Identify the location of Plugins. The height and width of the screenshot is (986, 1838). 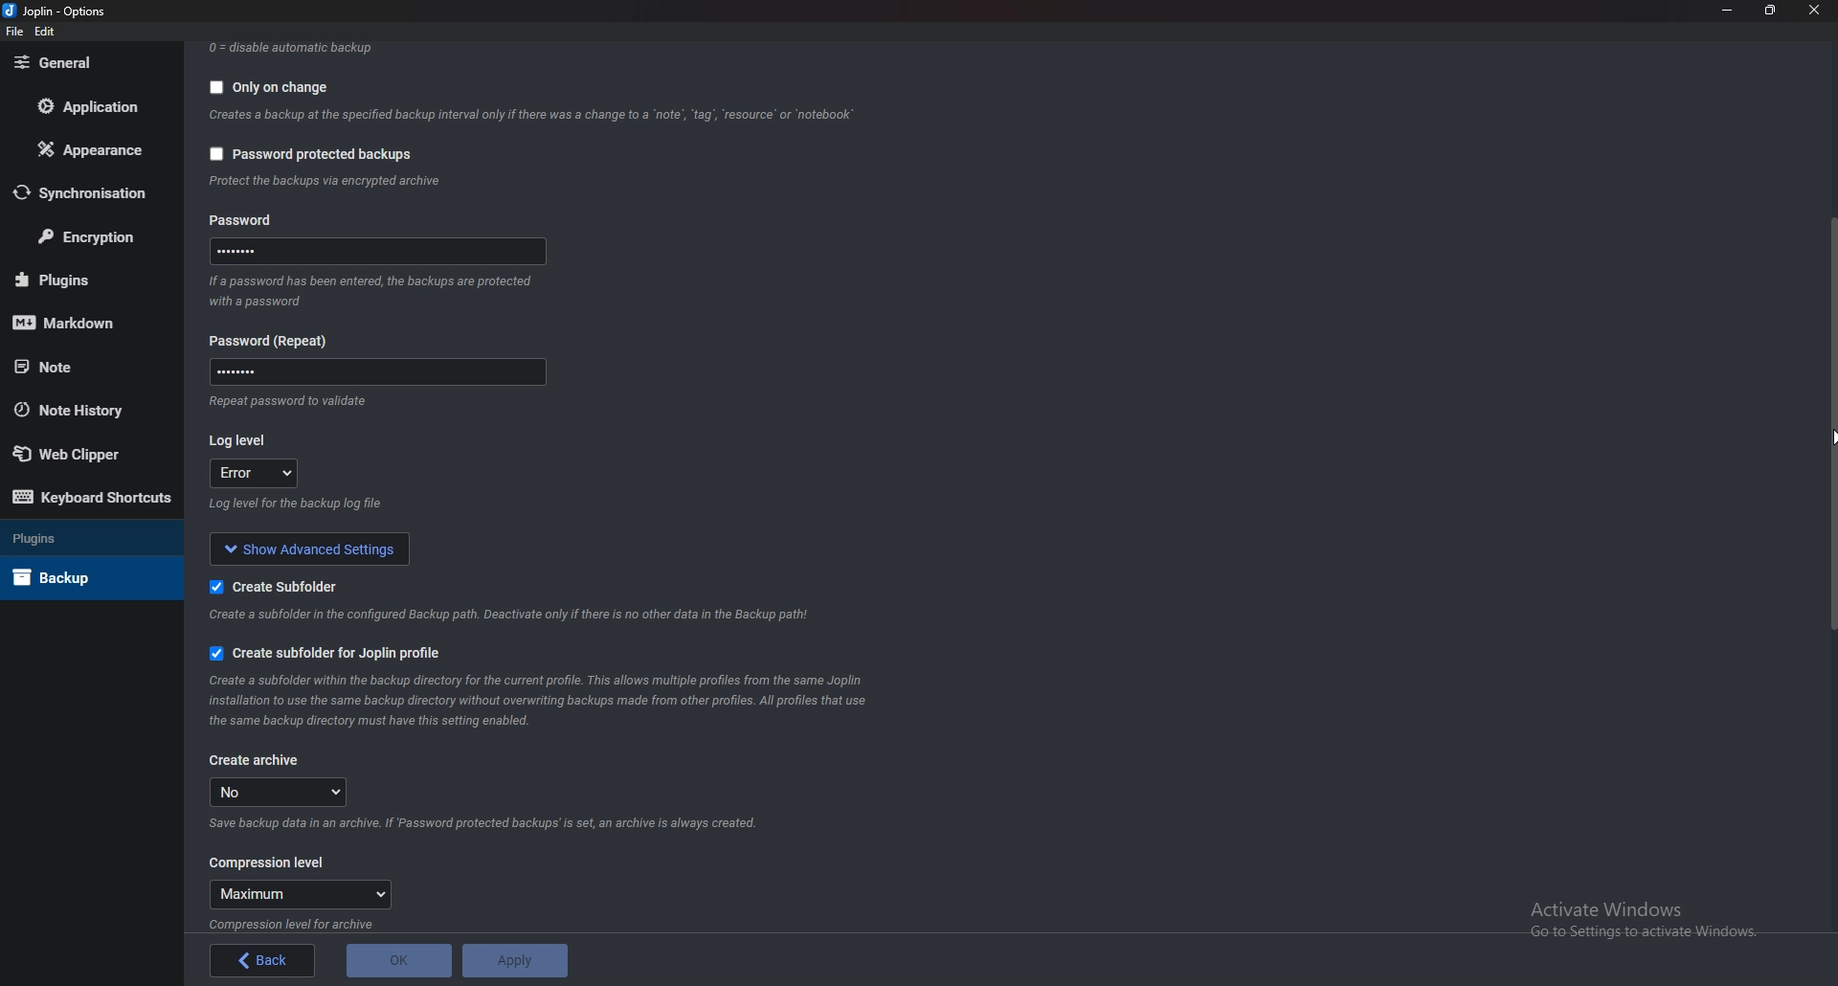
(86, 279).